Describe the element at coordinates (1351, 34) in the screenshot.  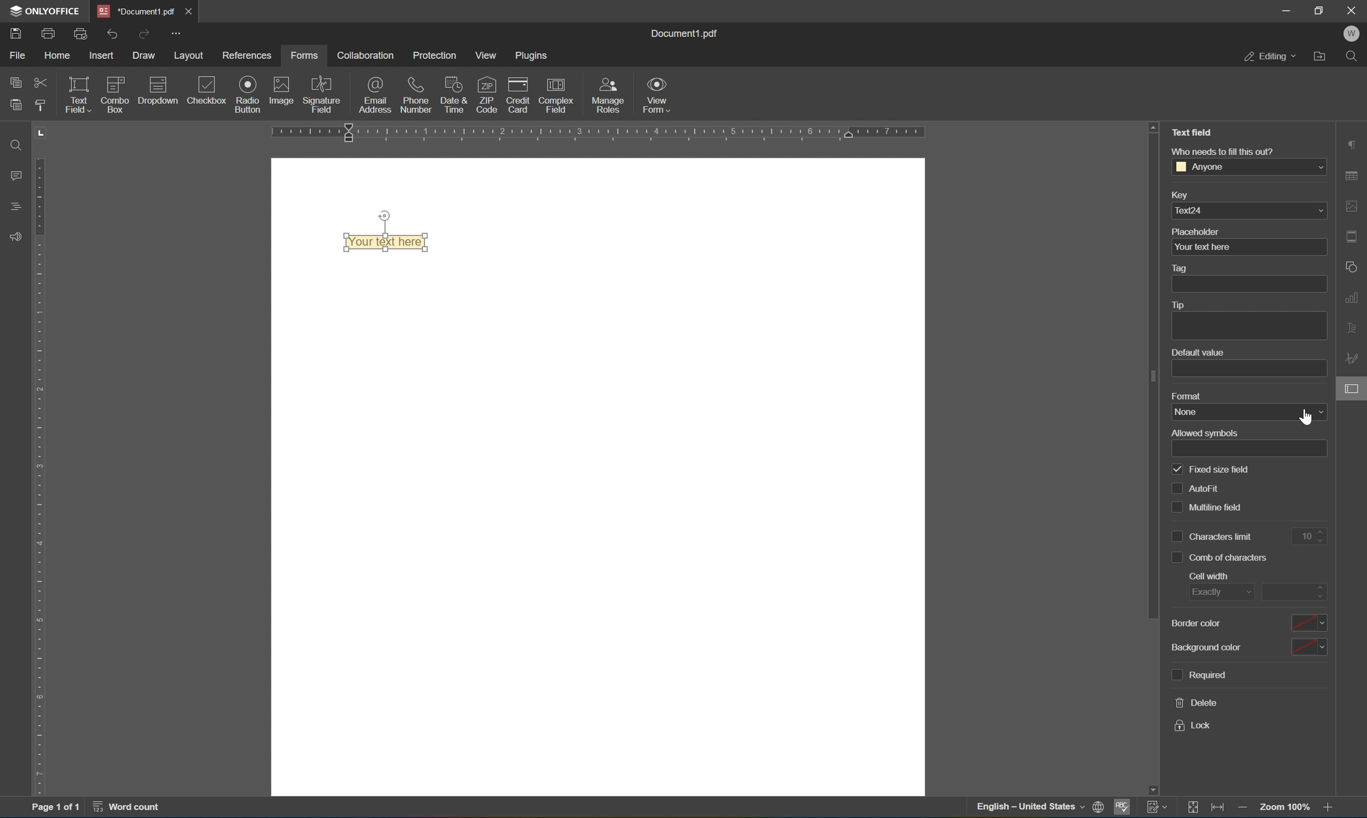
I see `welcome` at that location.